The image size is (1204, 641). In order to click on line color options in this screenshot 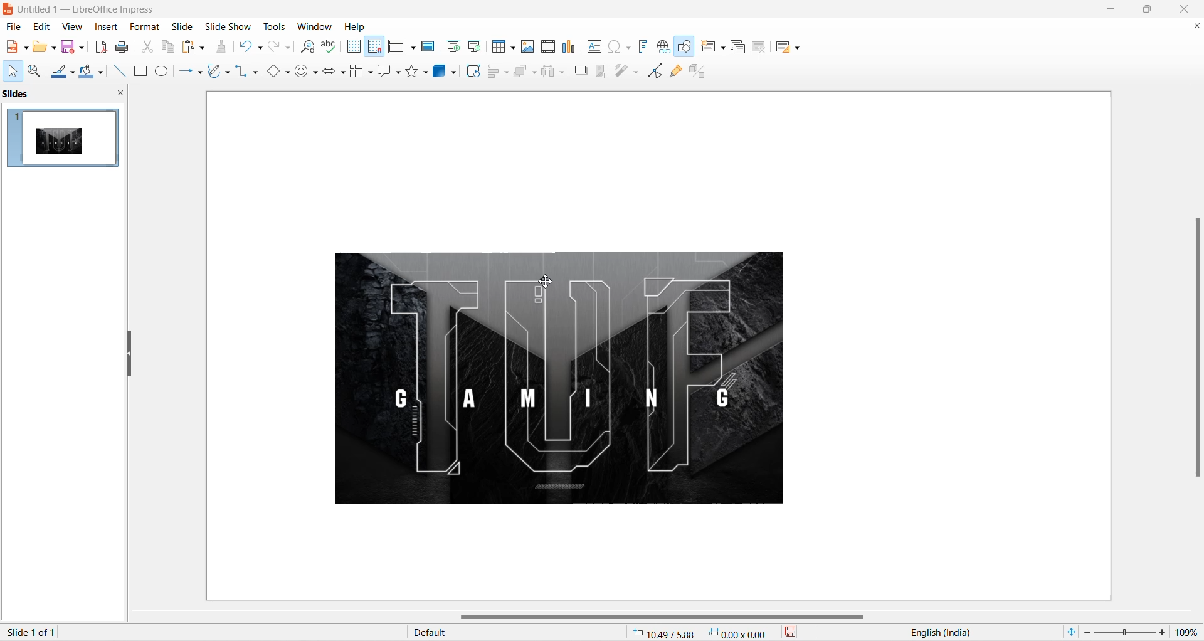, I will do `click(73, 75)`.